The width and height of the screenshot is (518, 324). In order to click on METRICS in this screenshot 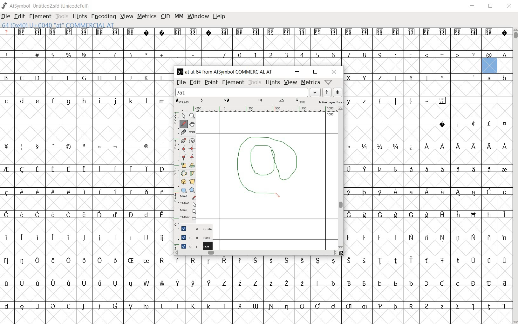, I will do `click(147, 16)`.